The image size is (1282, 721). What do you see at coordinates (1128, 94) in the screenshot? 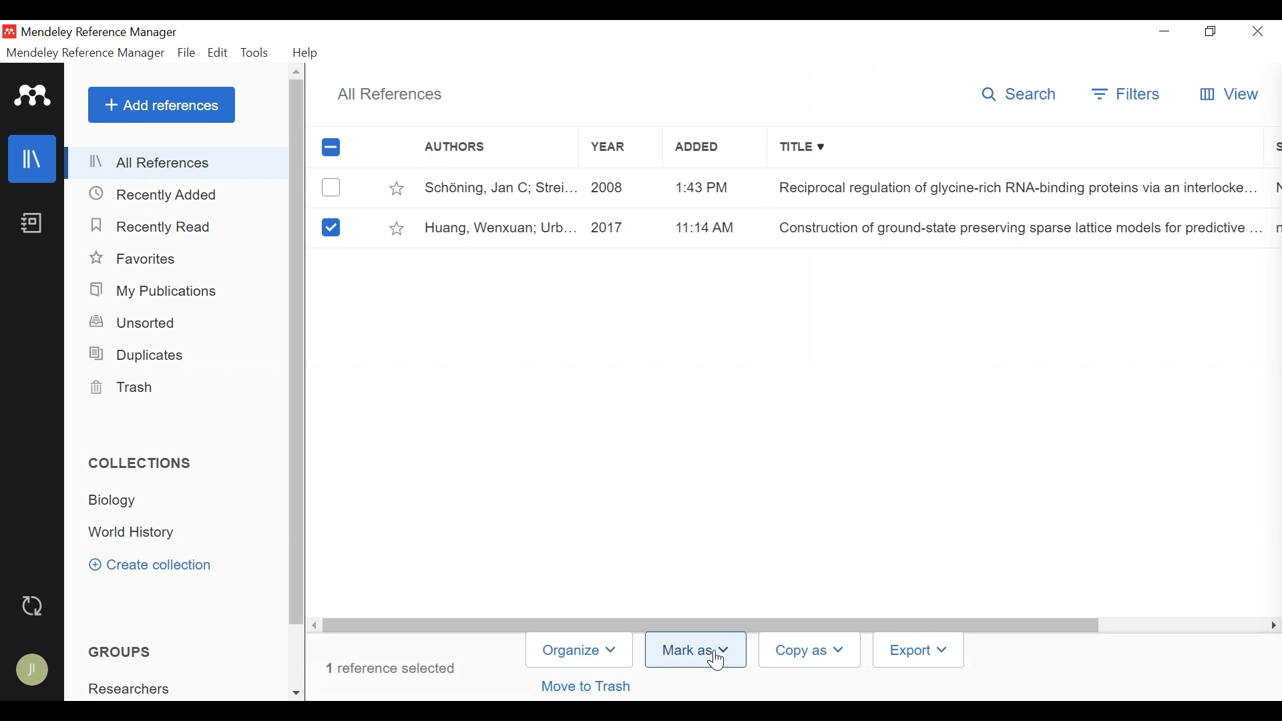
I see `Filter` at bounding box center [1128, 94].